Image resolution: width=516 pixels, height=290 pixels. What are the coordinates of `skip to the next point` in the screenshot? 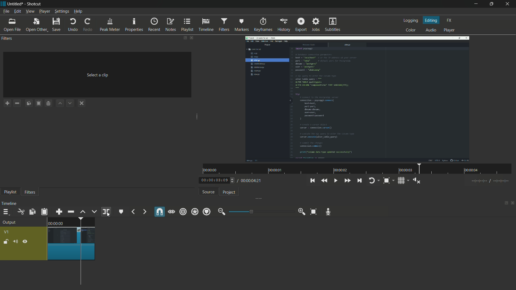 It's located at (359, 181).